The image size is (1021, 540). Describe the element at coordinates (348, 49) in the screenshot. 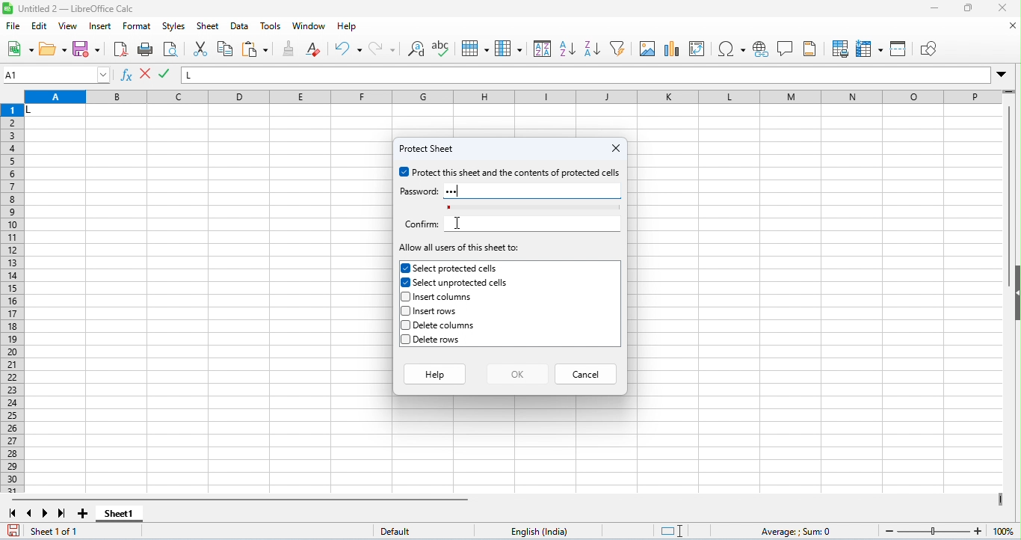

I see `undo ` at that location.